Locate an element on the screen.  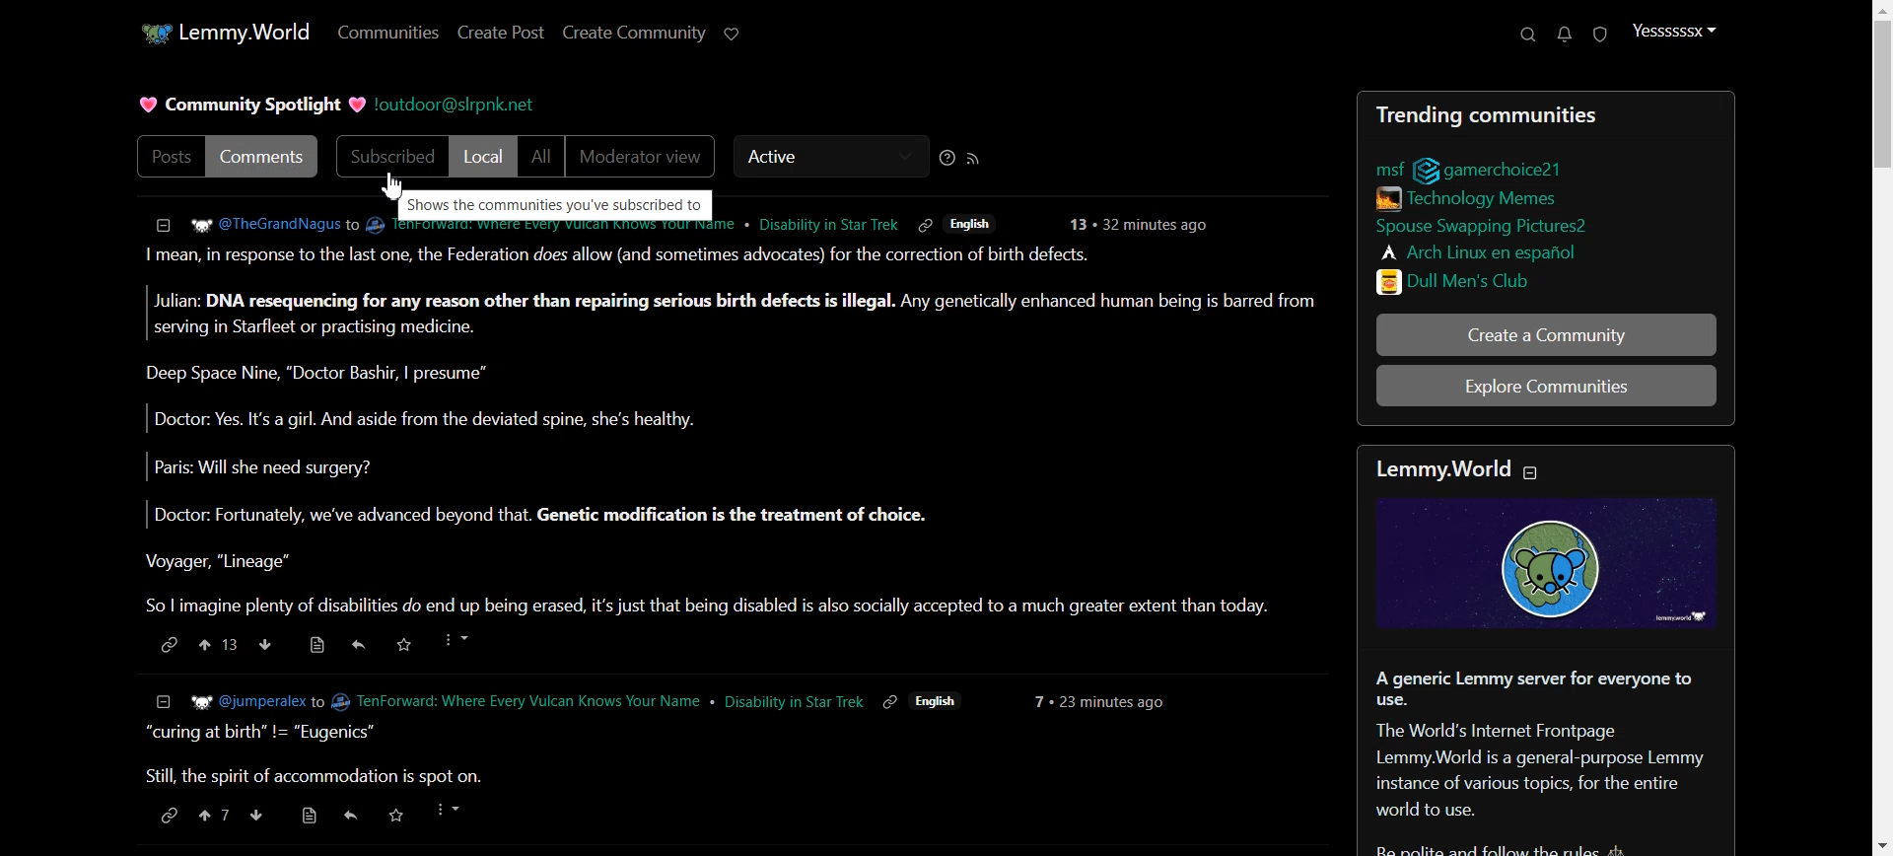
upvote is located at coordinates (219, 645).